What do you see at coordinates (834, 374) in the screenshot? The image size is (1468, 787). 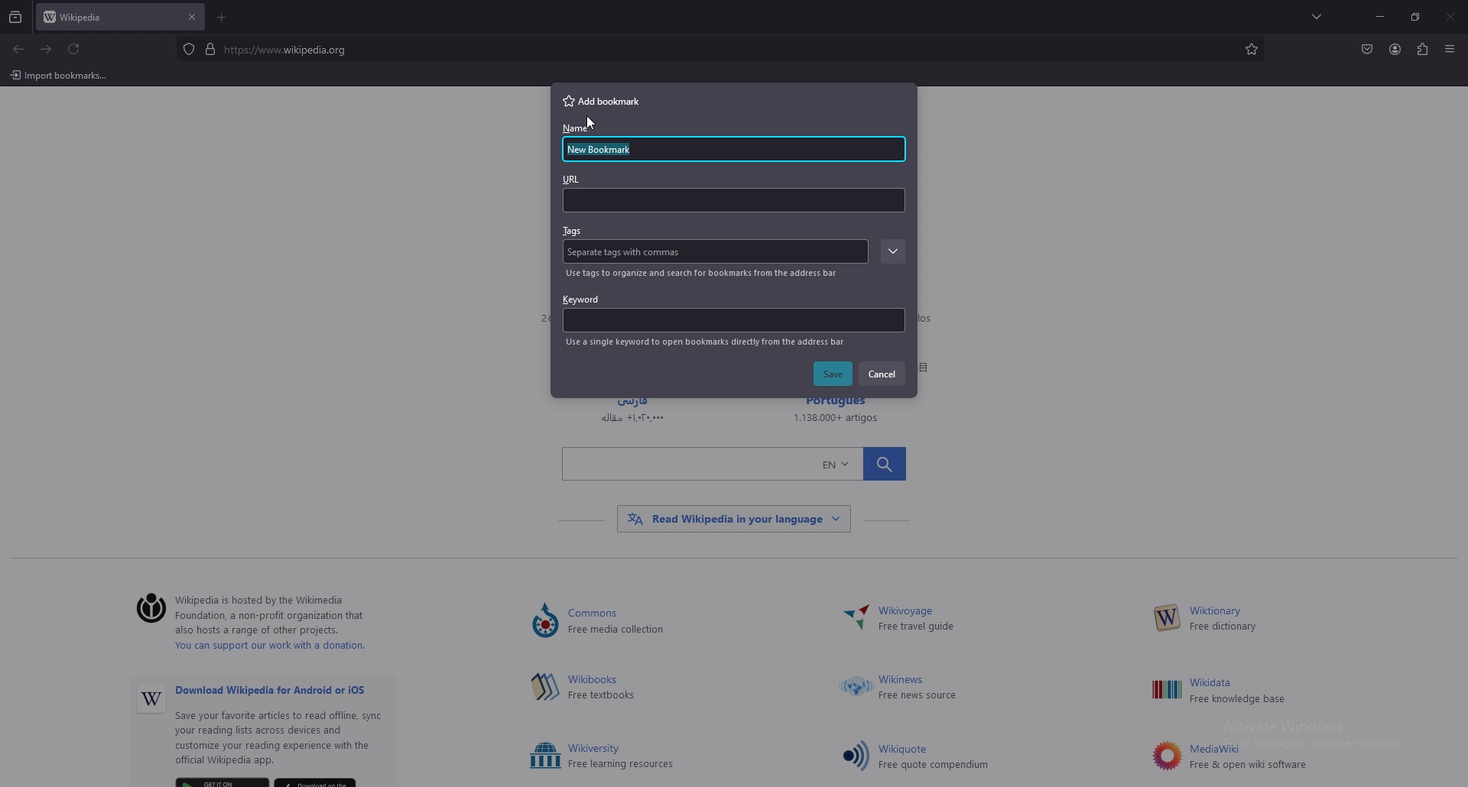 I see `save` at bounding box center [834, 374].